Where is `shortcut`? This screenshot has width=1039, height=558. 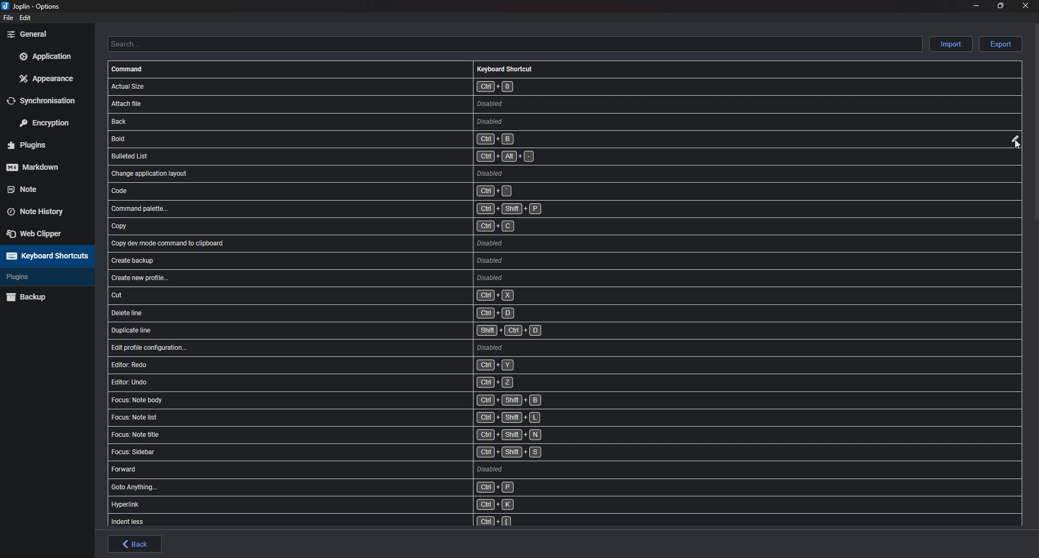 shortcut is located at coordinates (361, 139).